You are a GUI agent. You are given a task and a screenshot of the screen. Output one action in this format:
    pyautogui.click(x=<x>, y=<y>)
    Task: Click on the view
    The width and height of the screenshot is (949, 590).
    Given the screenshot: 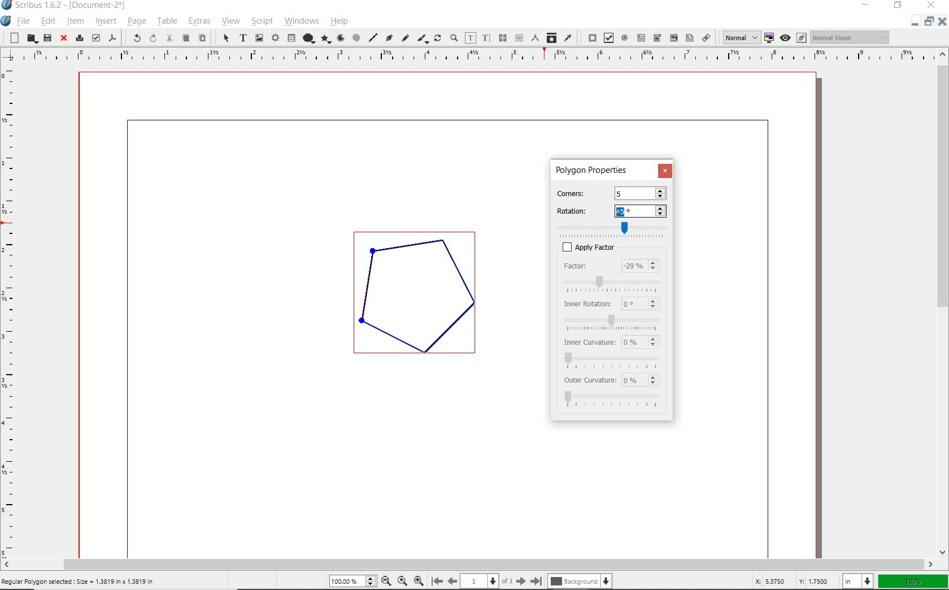 What is the action you would take?
    pyautogui.click(x=230, y=22)
    